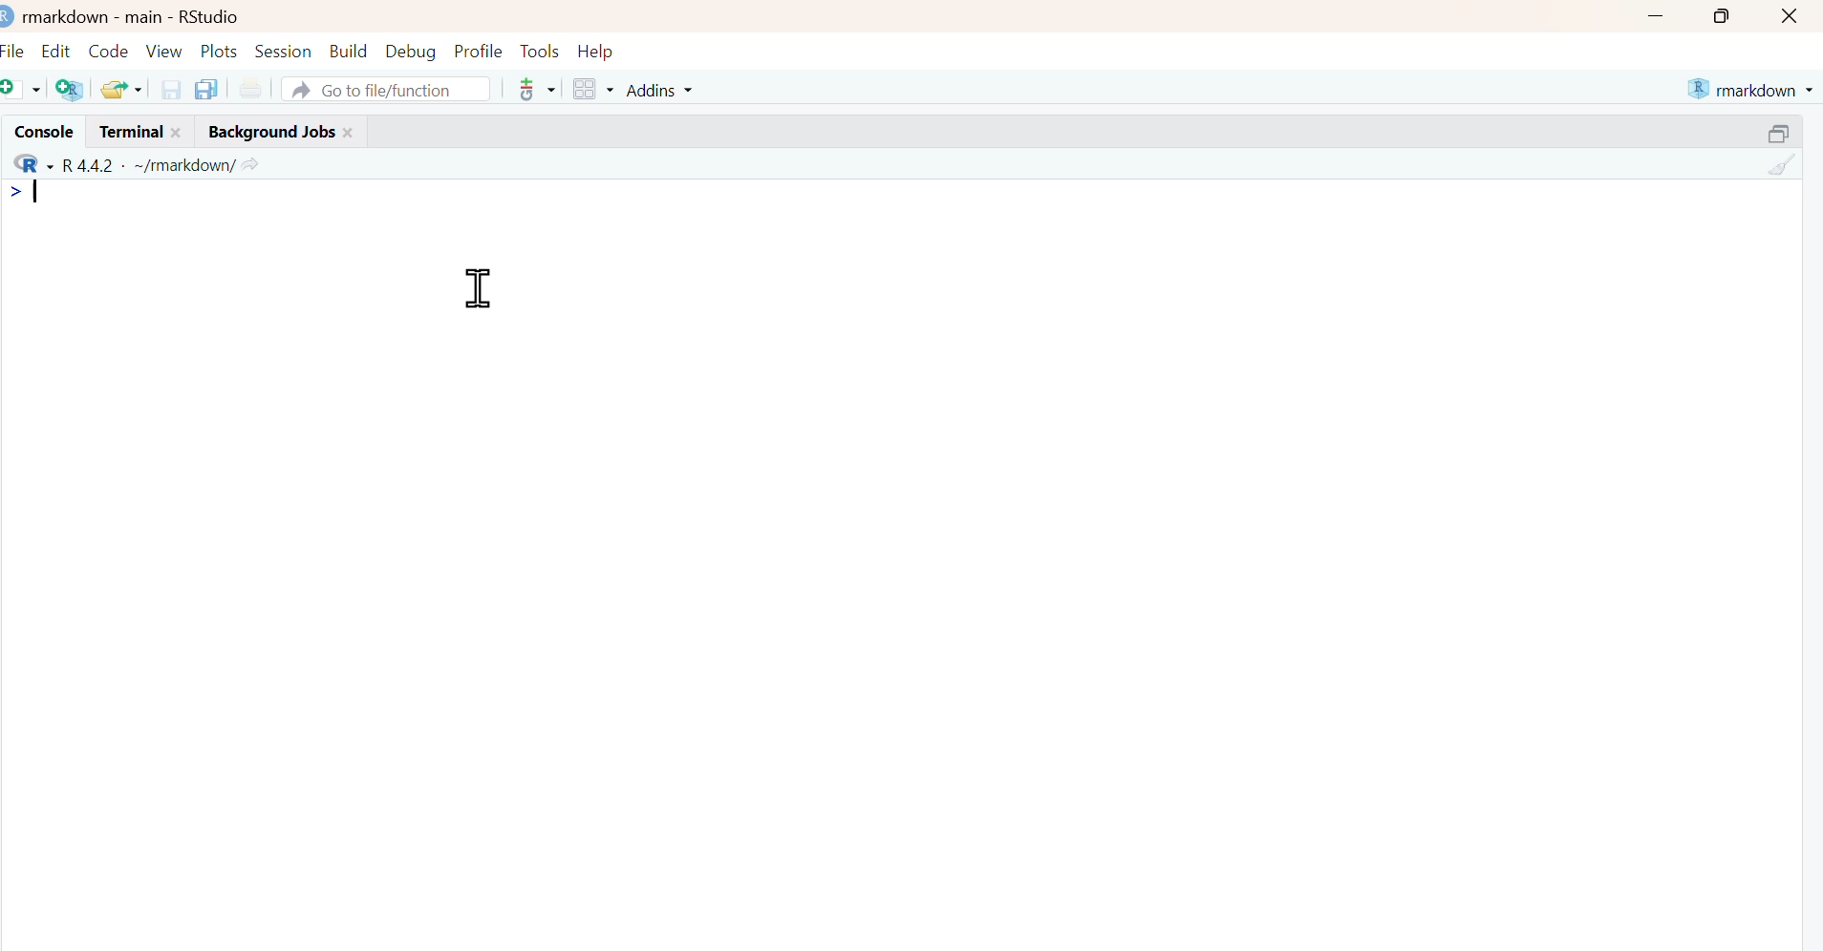 The height and width of the screenshot is (951, 1823). Describe the element at coordinates (39, 192) in the screenshot. I see `text cursor` at that location.